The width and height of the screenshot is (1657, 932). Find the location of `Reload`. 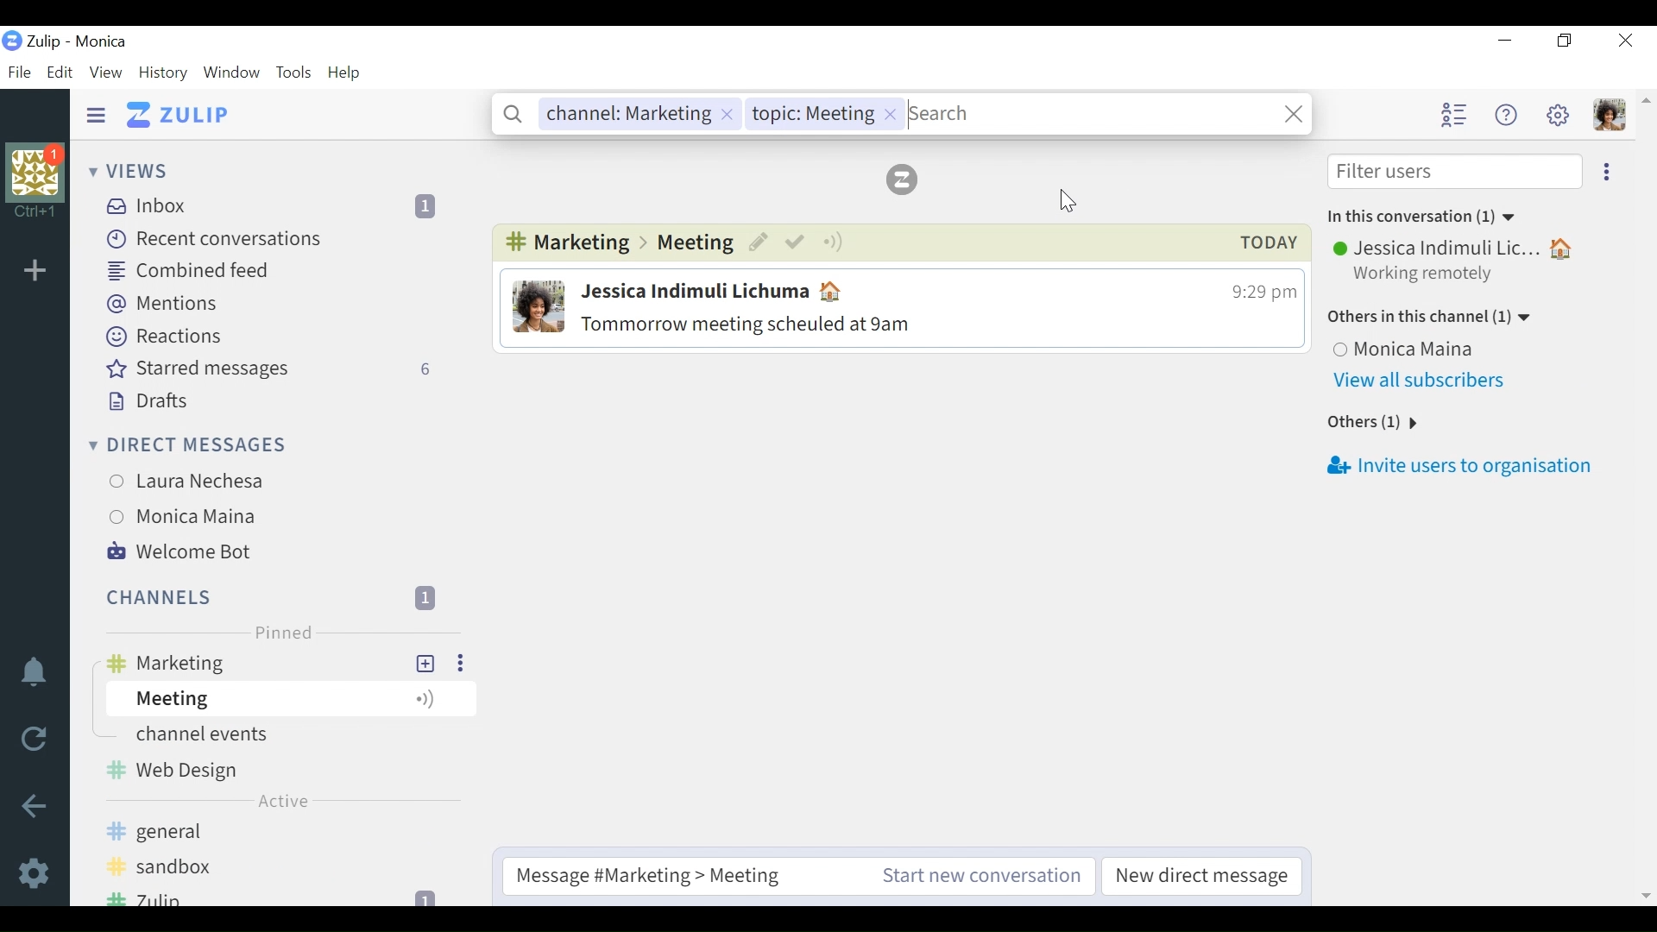

Reload is located at coordinates (32, 740).